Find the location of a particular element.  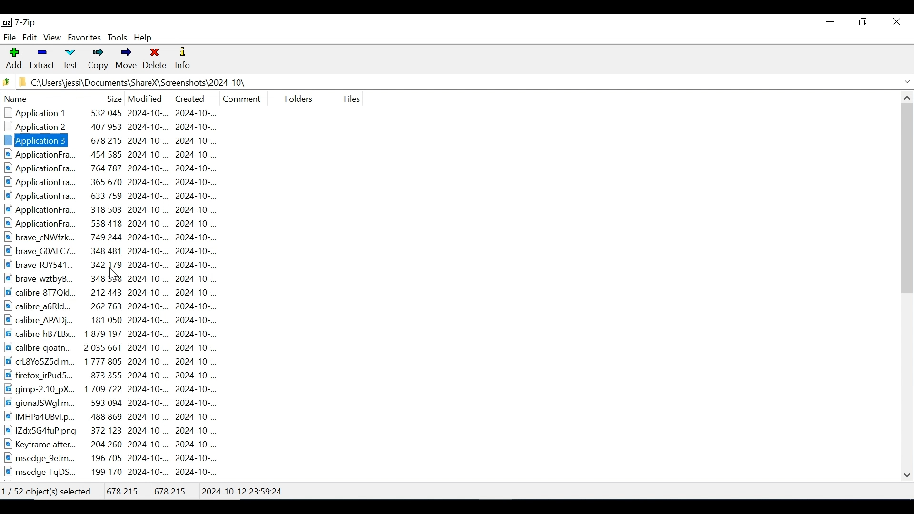

C:\Users\jessi\Documents\ShareX\Screenshots\2024-10\ is located at coordinates (140, 82).